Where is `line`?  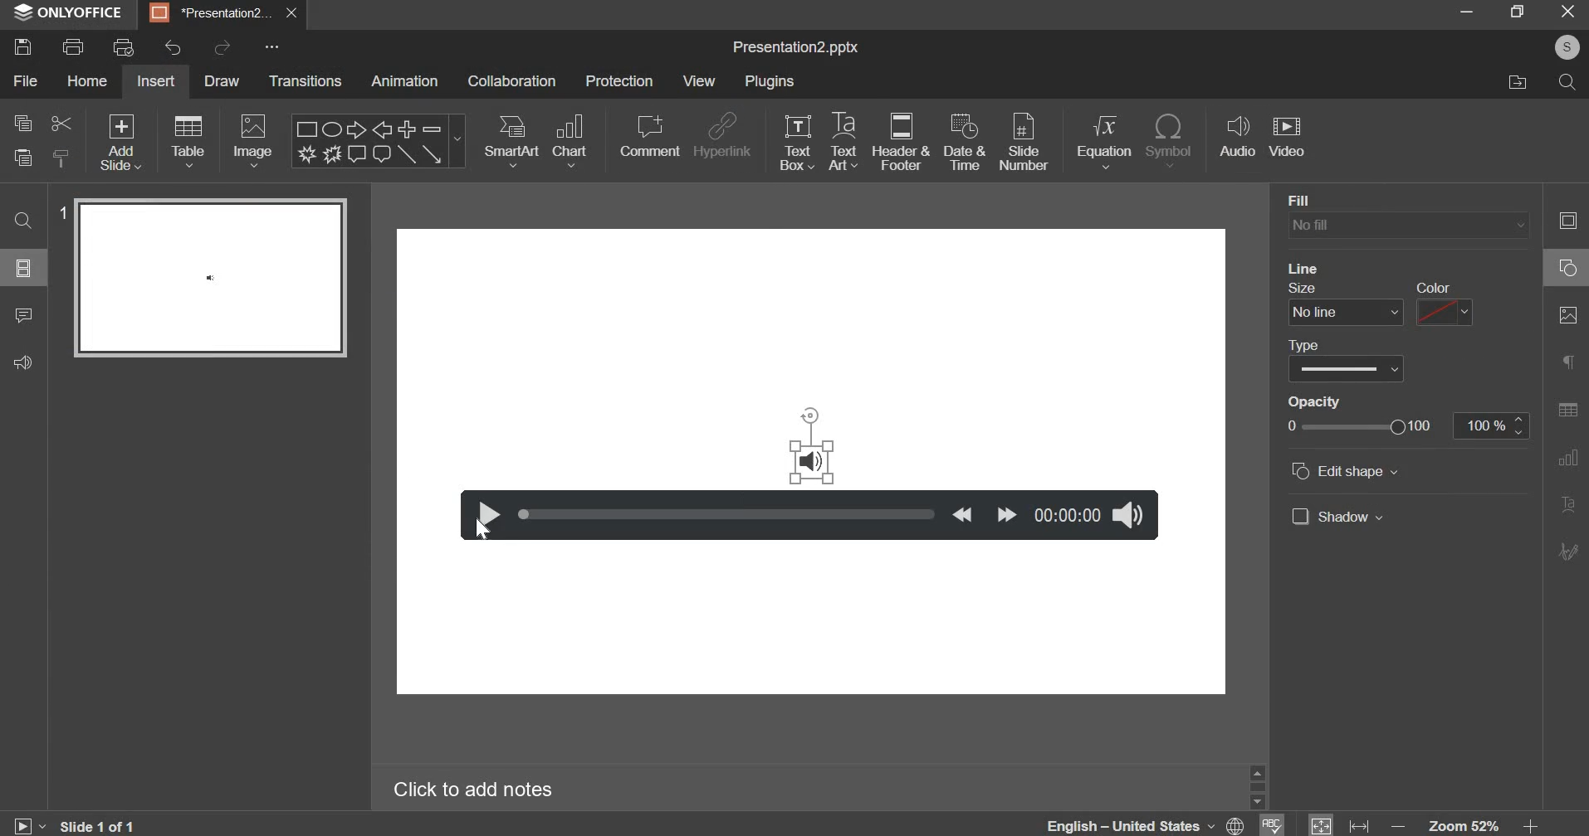 line is located at coordinates (1304, 268).